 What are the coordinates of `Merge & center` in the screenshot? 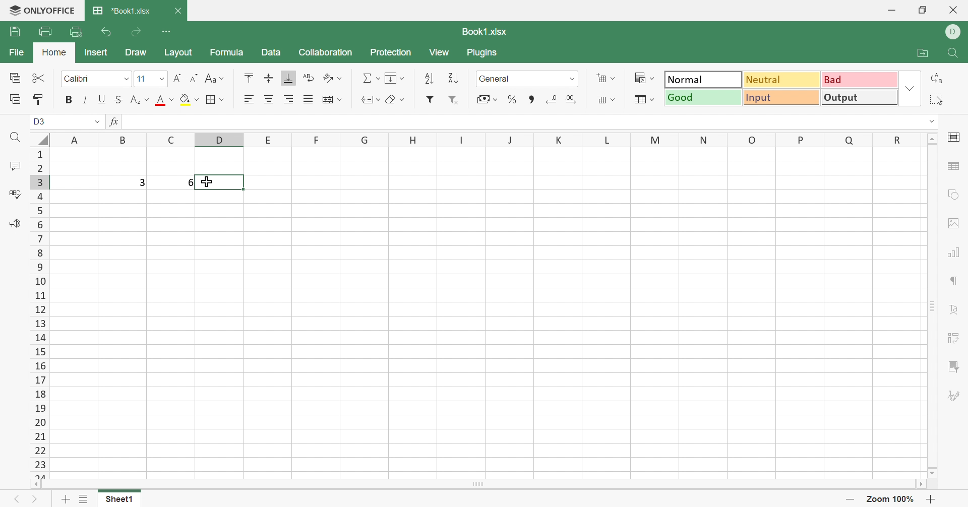 It's located at (330, 101).